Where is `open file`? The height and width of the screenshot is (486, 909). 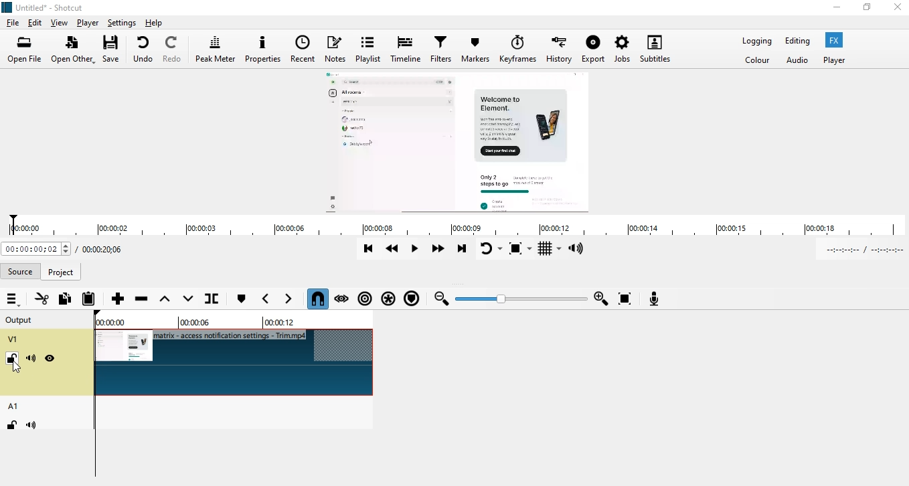
open file is located at coordinates (25, 48).